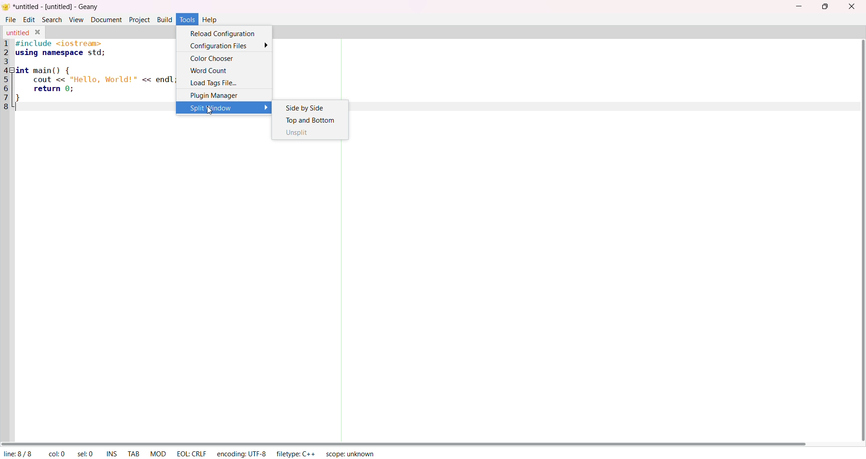  Describe the element at coordinates (211, 110) in the screenshot. I see `cursor` at that location.